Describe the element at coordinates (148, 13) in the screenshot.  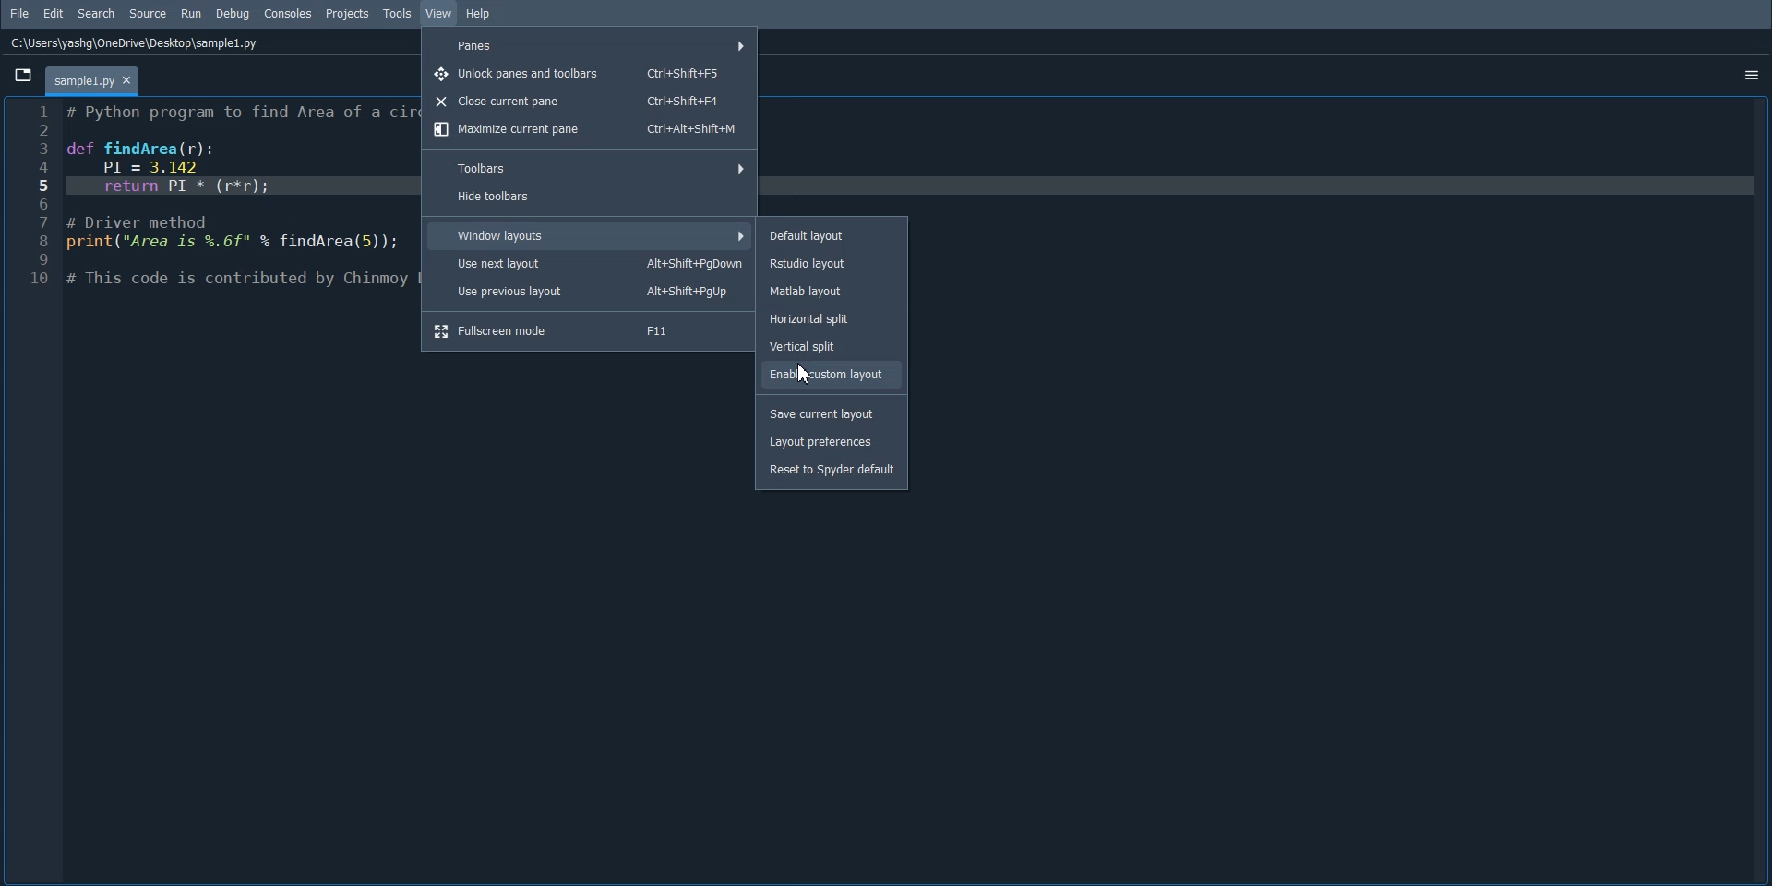
I see `Source` at that location.